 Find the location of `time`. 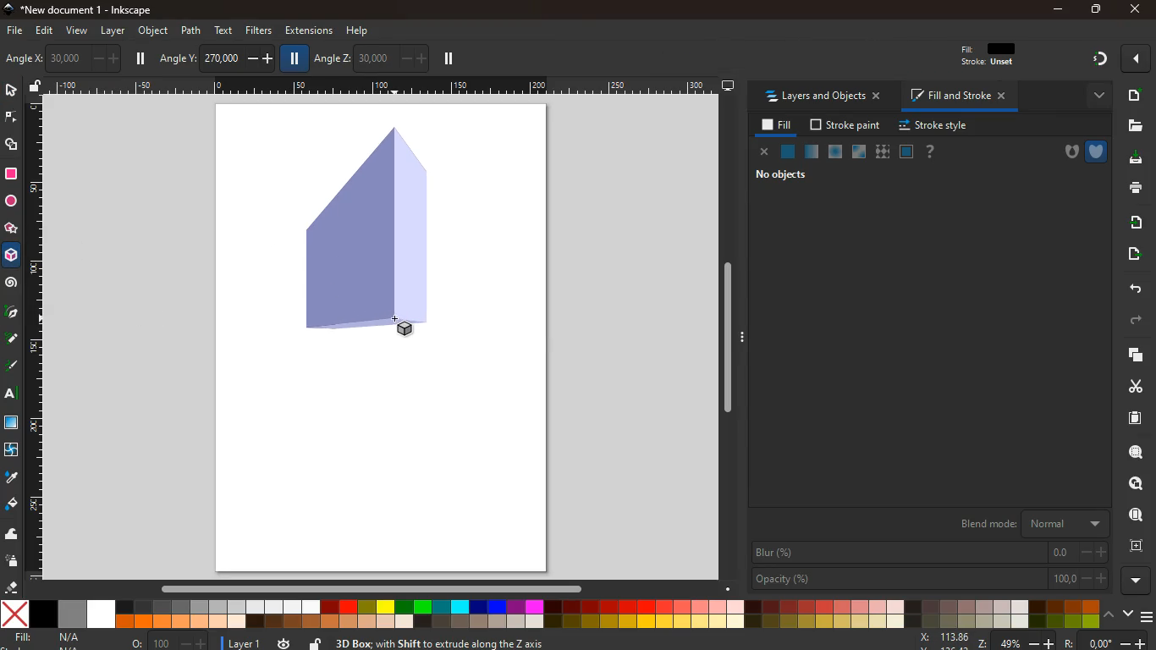

time is located at coordinates (283, 643).